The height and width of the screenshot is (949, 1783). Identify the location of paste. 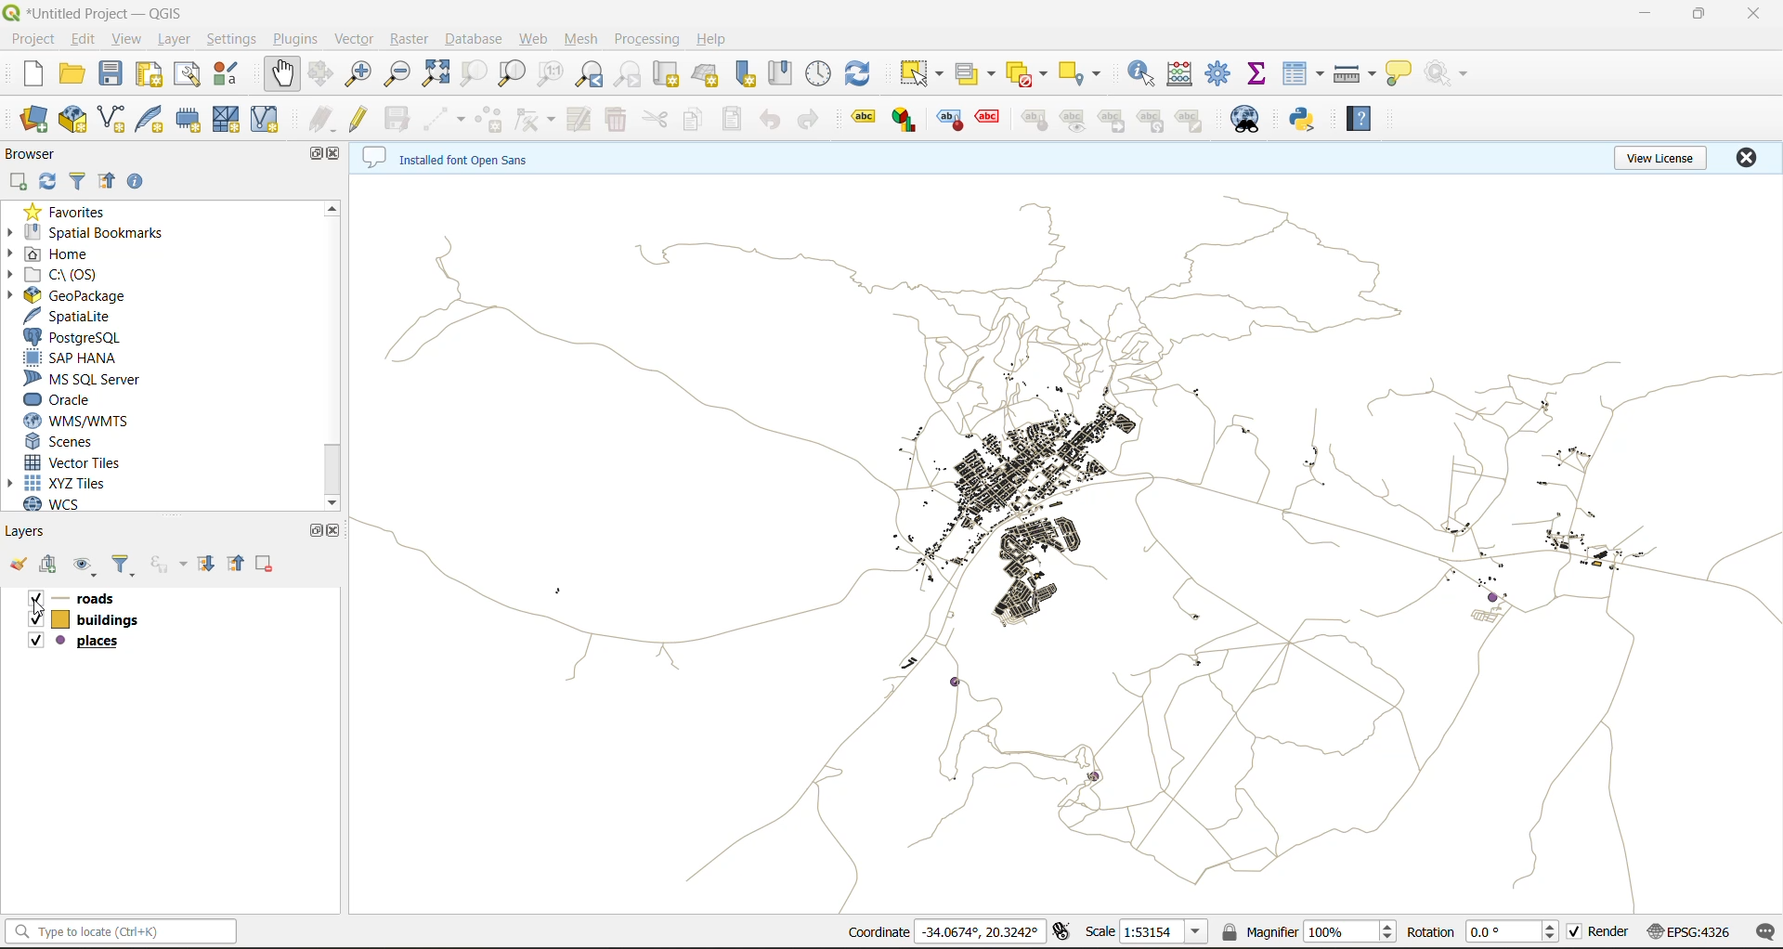
(728, 121).